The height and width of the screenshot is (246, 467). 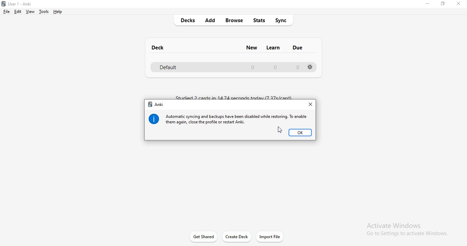 I want to click on restore, so click(x=444, y=5).